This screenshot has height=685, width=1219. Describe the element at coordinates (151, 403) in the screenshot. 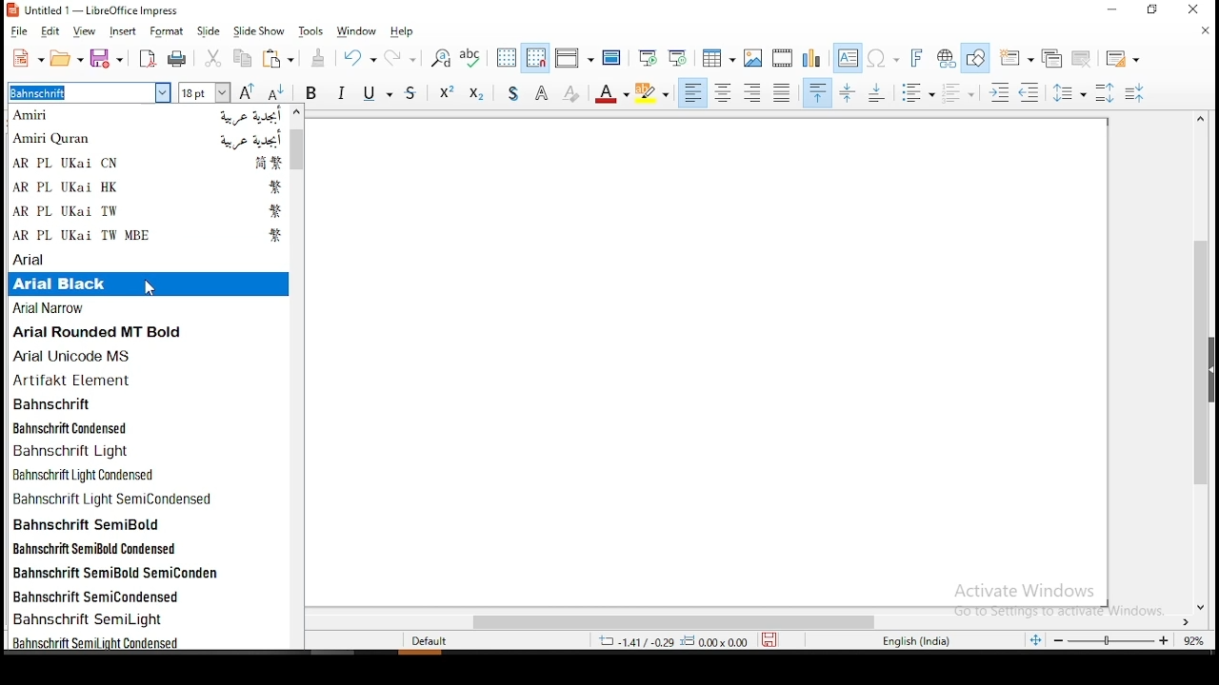

I see `bahnschrift` at that location.